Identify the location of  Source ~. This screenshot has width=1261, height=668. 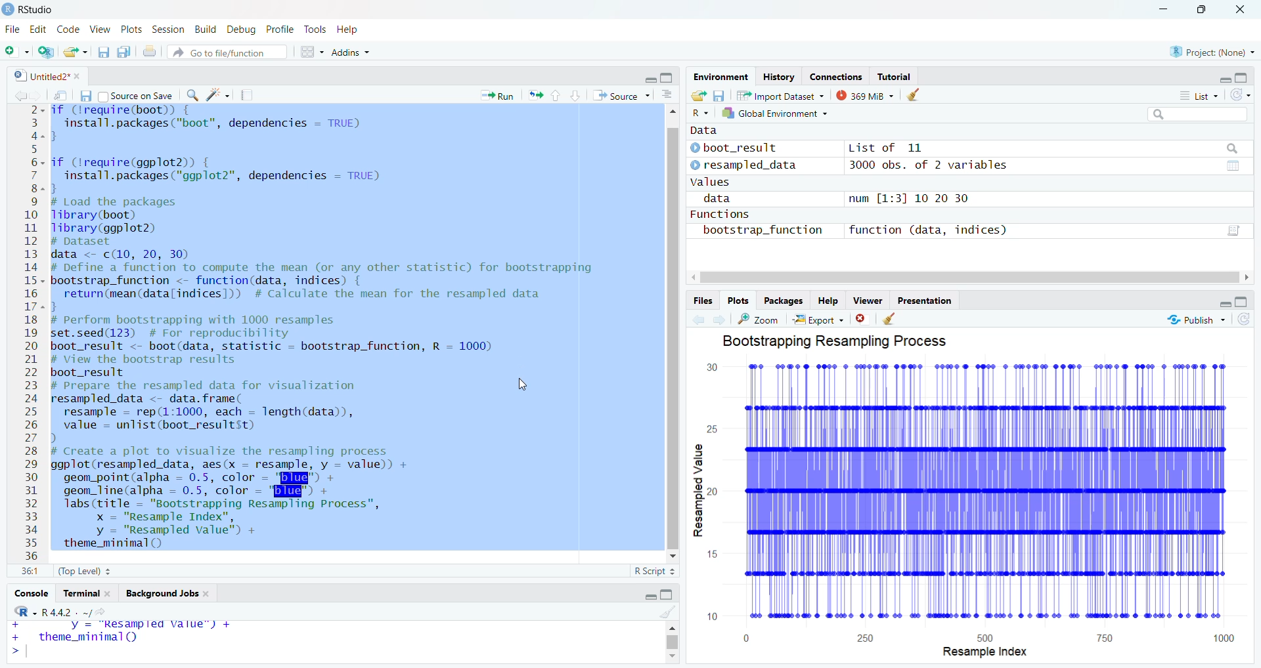
(625, 95).